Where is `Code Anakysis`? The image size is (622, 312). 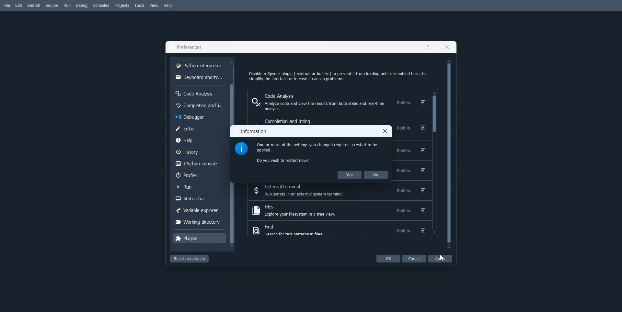
Code Anakysis is located at coordinates (199, 93).